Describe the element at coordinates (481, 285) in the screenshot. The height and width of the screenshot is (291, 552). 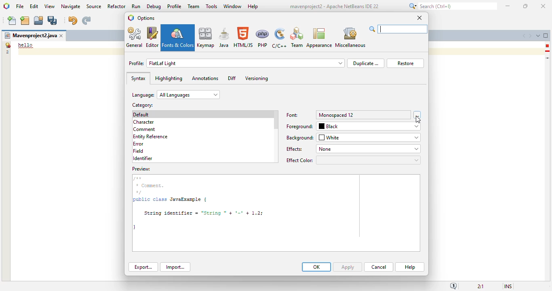
I see `magnification ratio` at that location.